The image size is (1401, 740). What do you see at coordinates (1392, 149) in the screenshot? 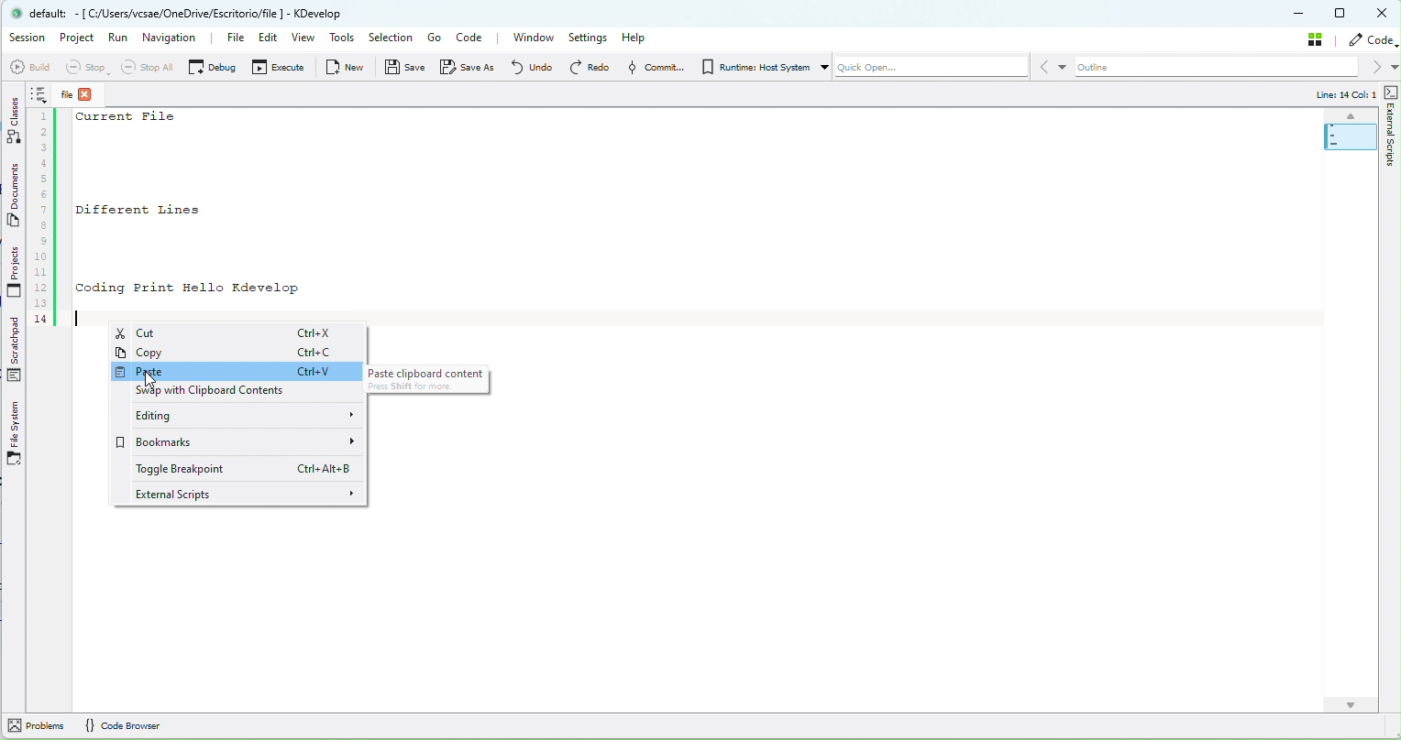
I see `External Scripts` at bounding box center [1392, 149].